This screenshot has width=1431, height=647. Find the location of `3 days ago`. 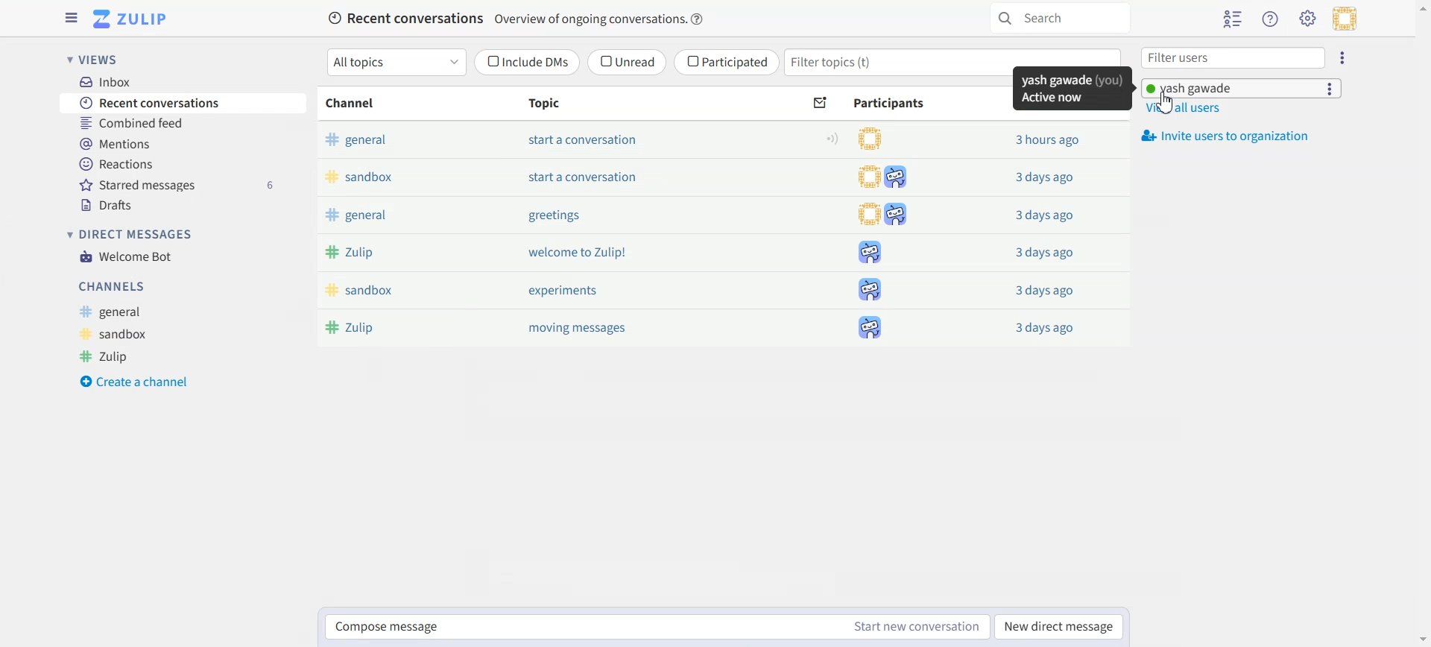

3 days ago is located at coordinates (1045, 215).